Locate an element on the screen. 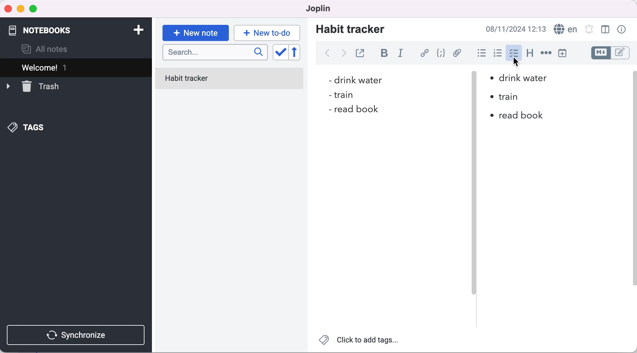 This screenshot has height=353, width=637. • train is located at coordinates (512, 97).